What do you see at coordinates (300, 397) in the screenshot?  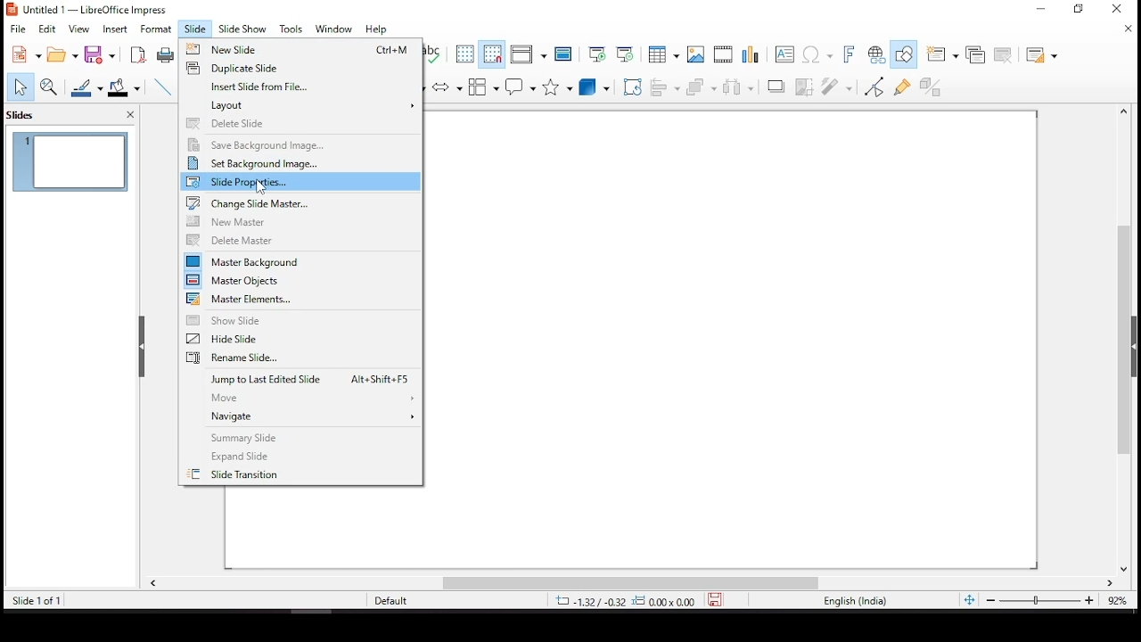 I see `move` at bounding box center [300, 397].